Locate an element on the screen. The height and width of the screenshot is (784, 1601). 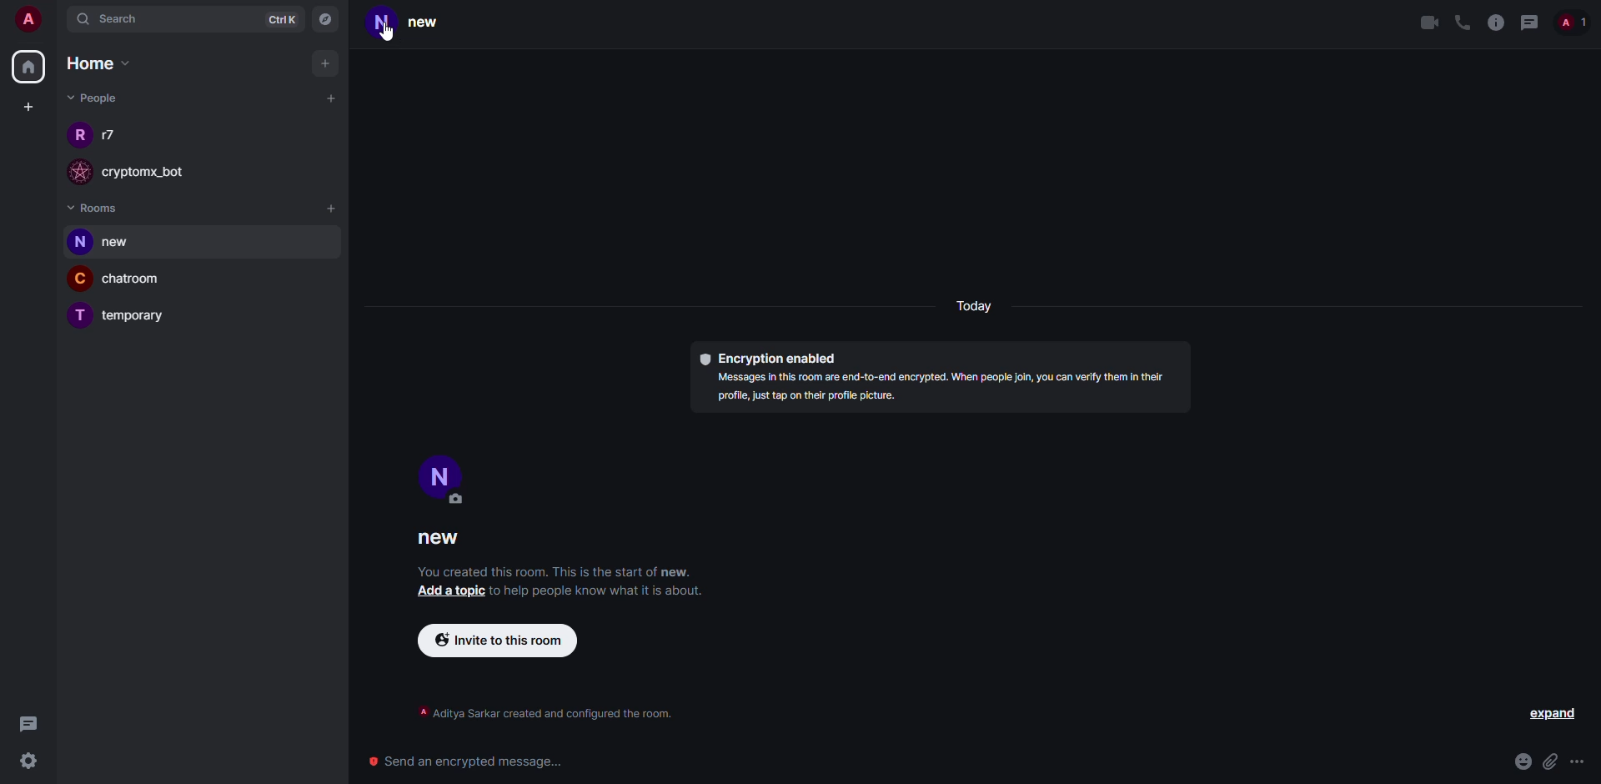
profile image is located at coordinates (76, 318).